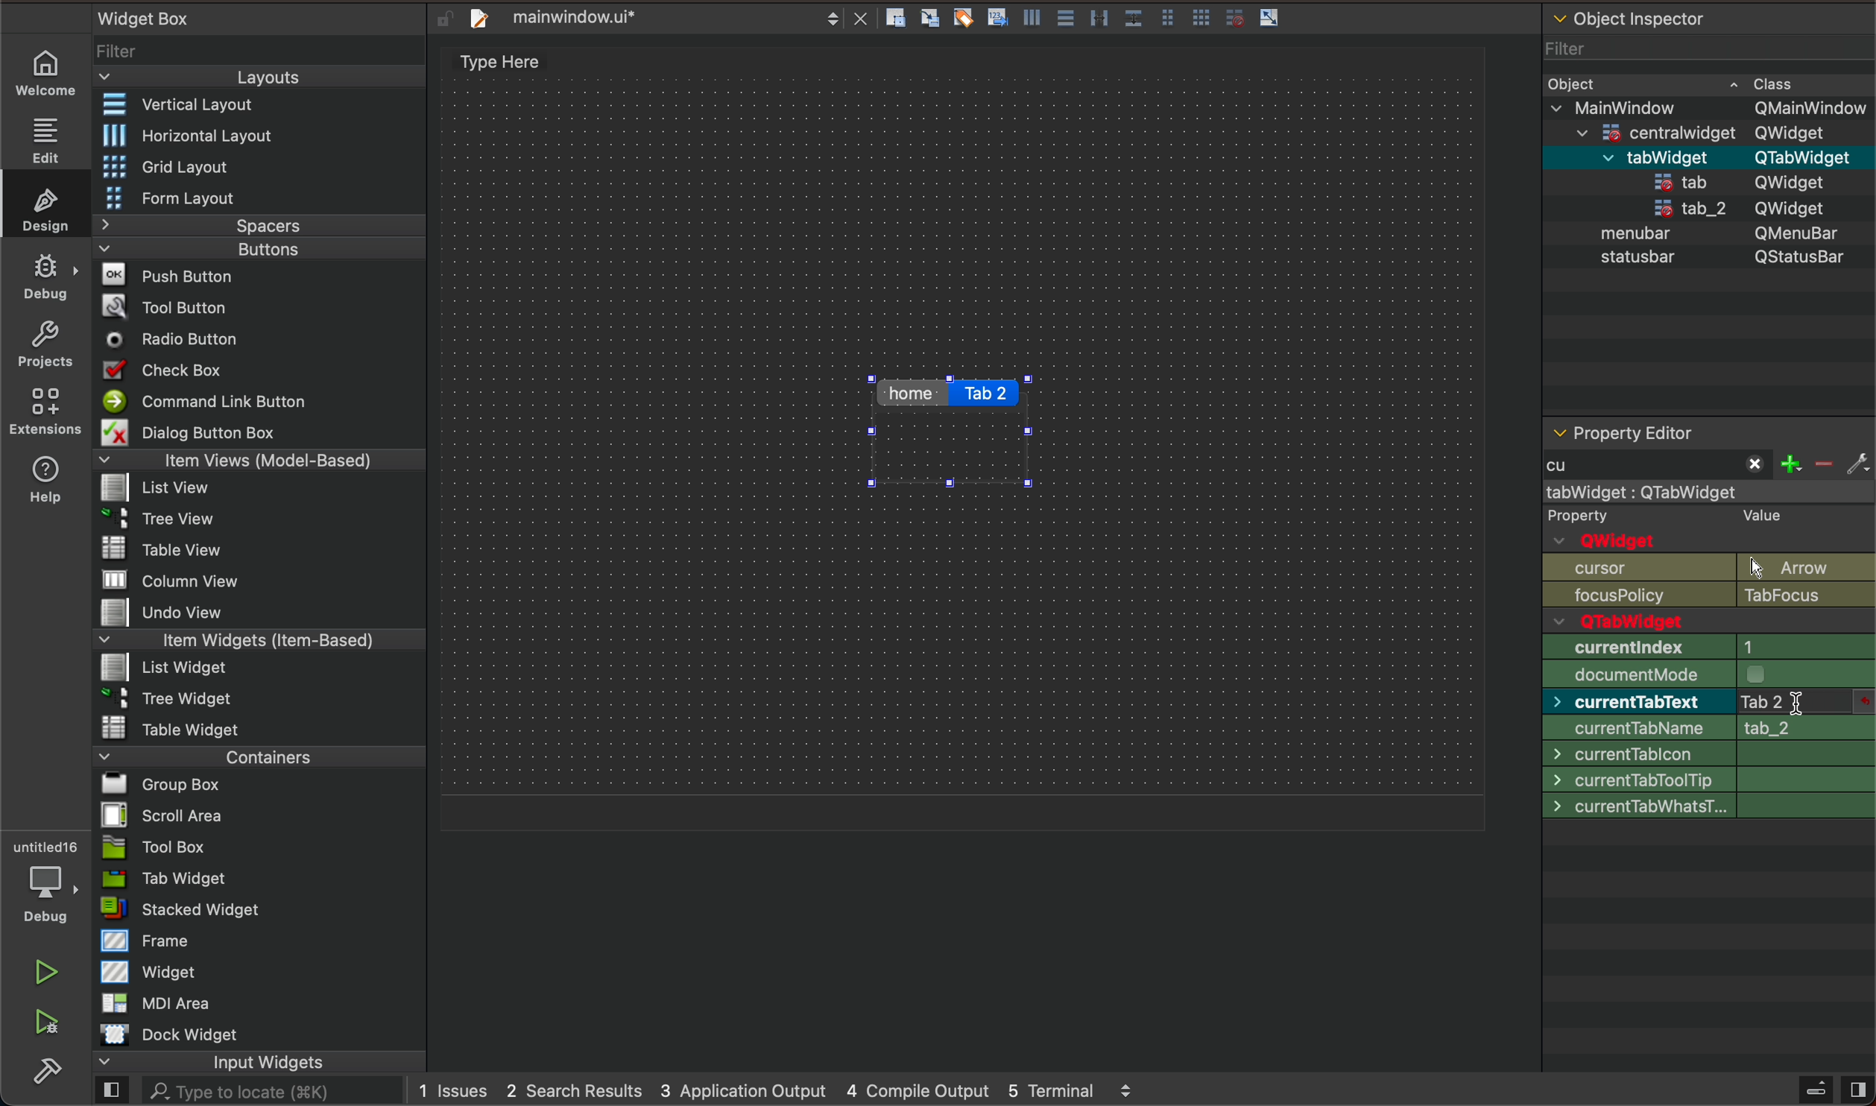  What do you see at coordinates (1715, 579) in the screenshot?
I see `object name and Qwidget` at bounding box center [1715, 579].